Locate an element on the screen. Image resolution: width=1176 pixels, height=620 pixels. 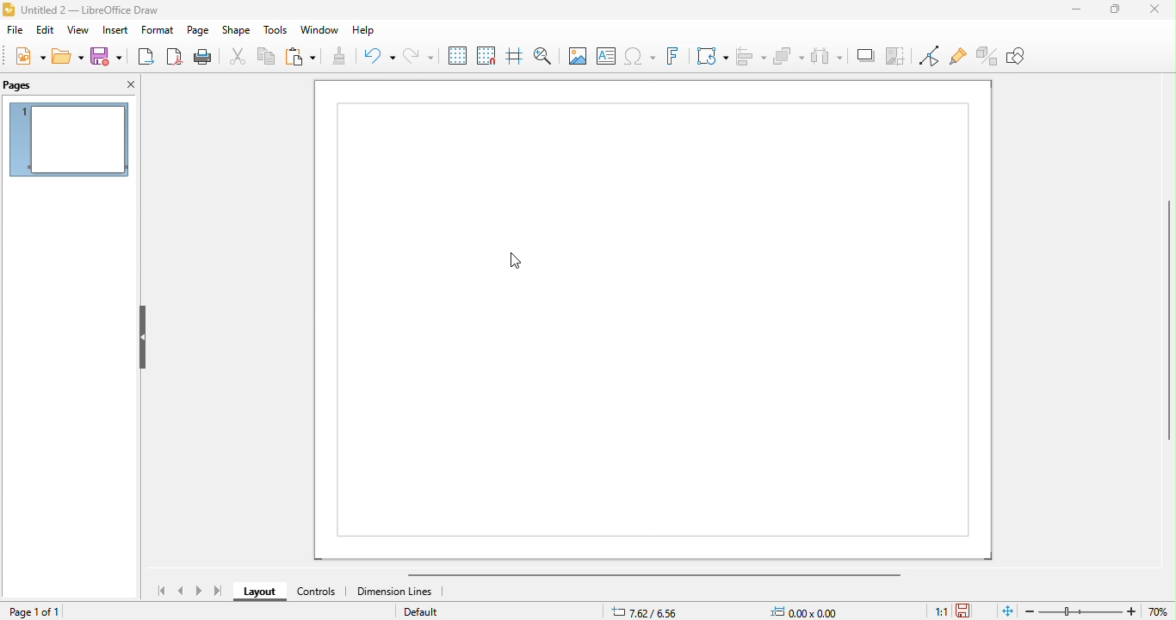
save is located at coordinates (108, 56).